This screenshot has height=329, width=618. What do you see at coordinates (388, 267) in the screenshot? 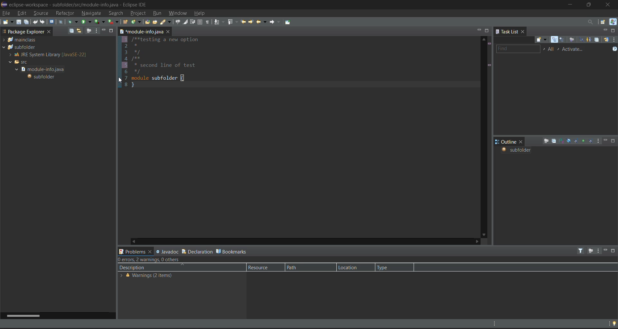
I see `type` at bounding box center [388, 267].